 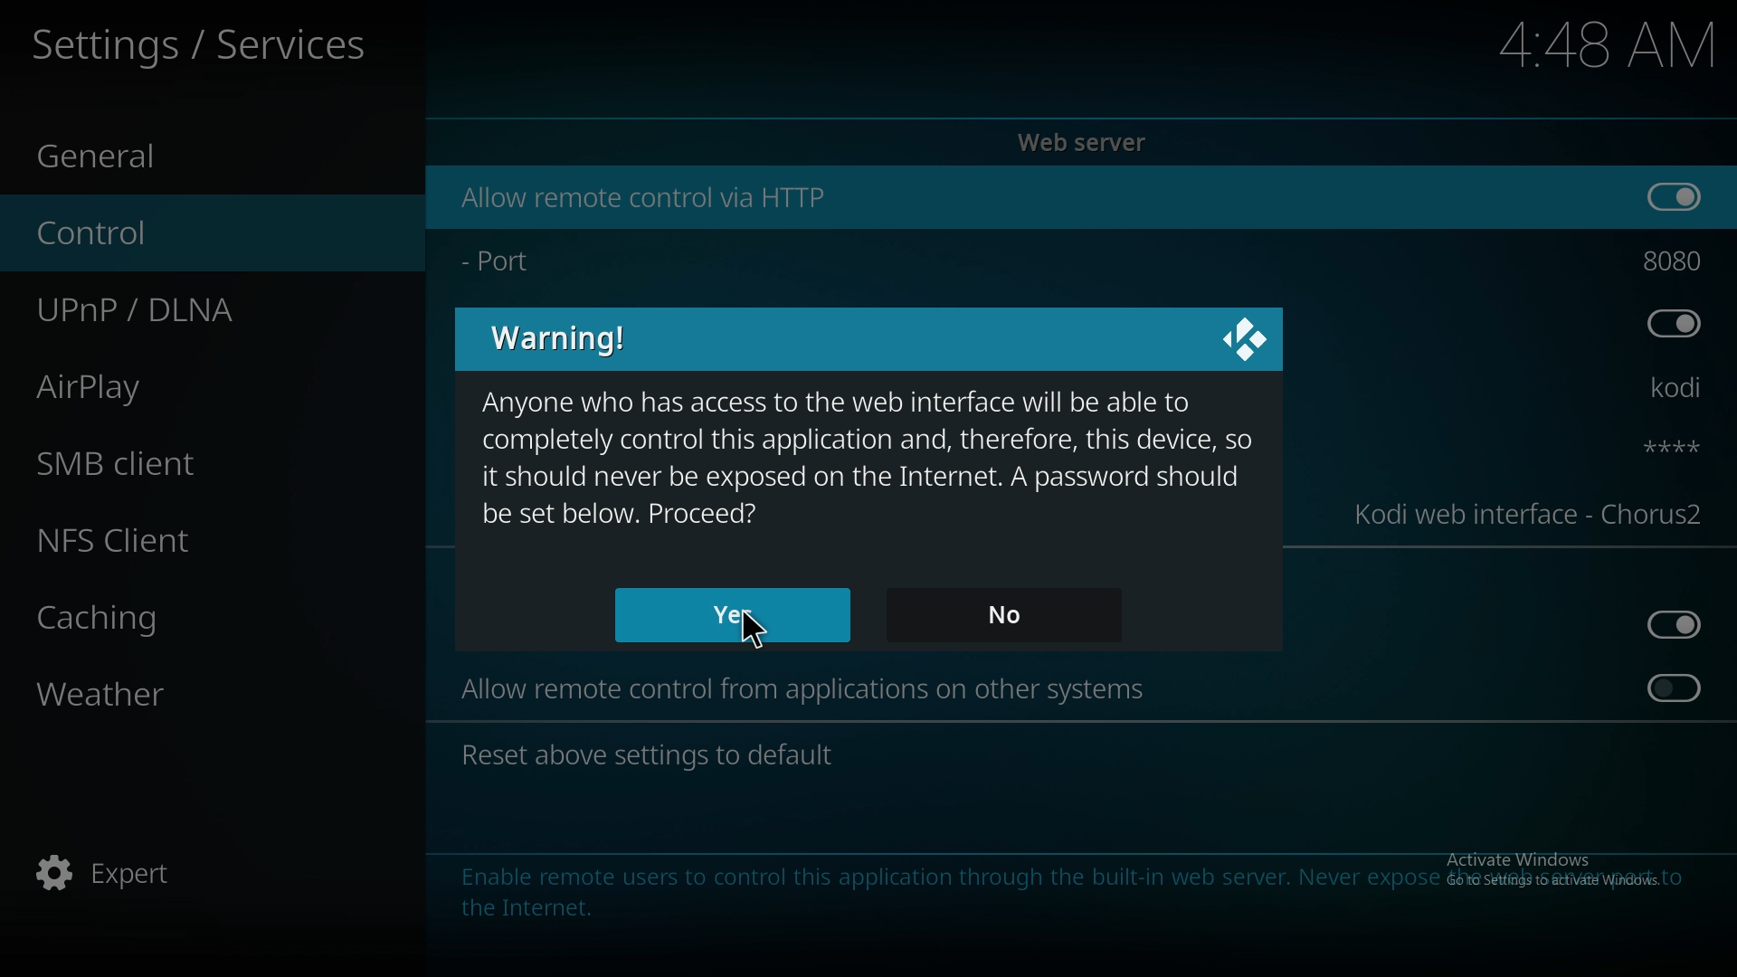 What do you see at coordinates (755, 631) in the screenshot?
I see `` at bounding box center [755, 631].